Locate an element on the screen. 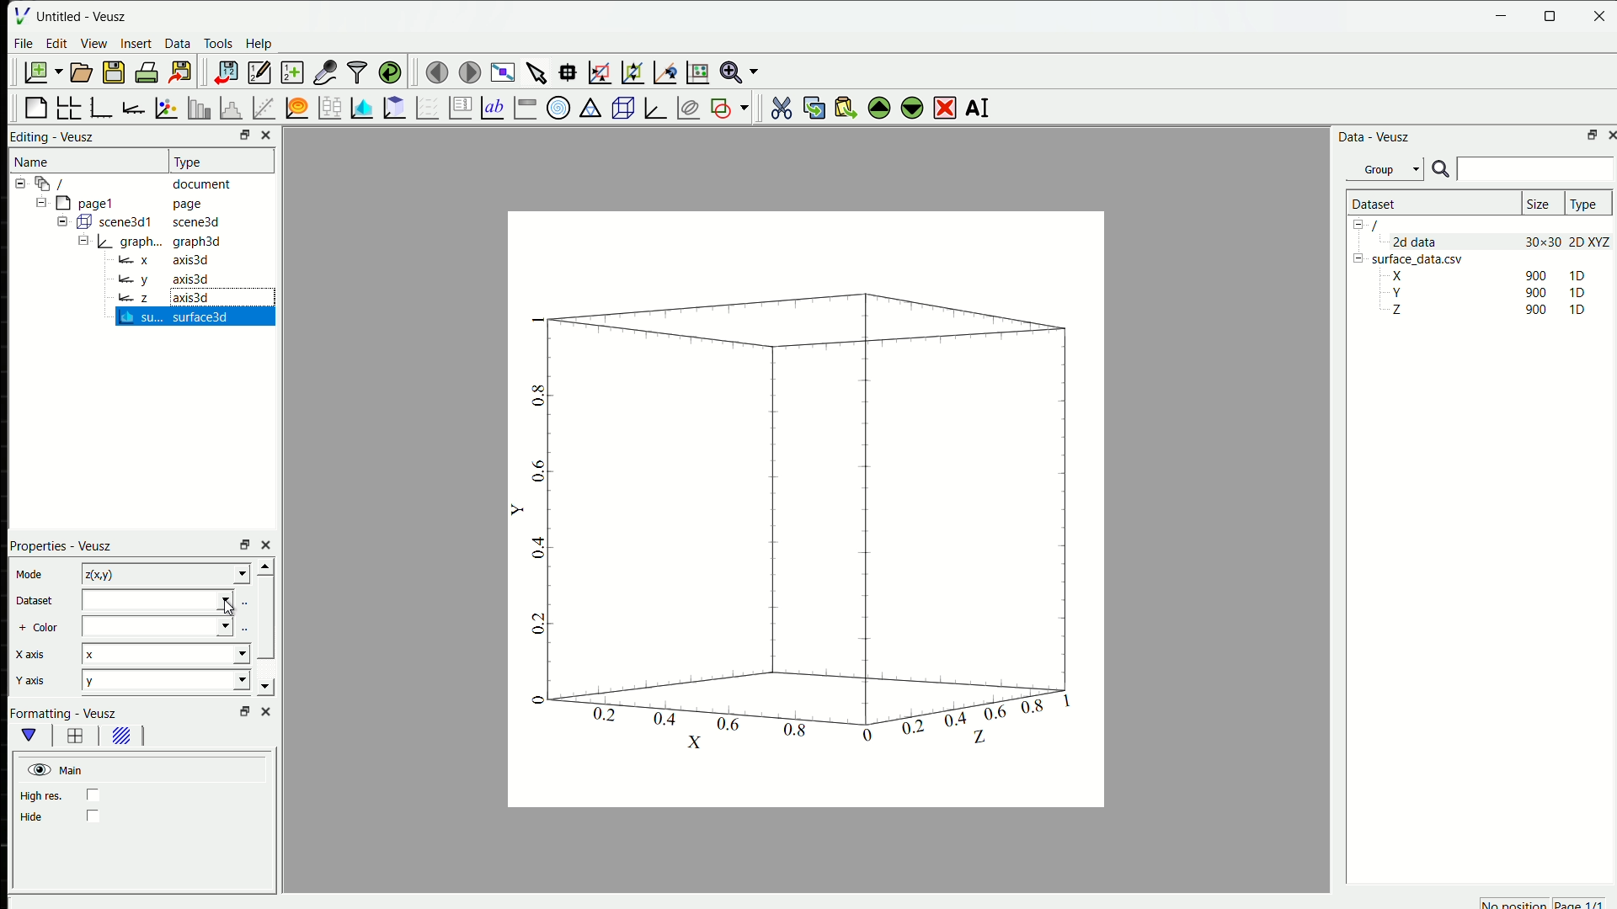  Editing - Veusz is located at coordinates (55, 137).